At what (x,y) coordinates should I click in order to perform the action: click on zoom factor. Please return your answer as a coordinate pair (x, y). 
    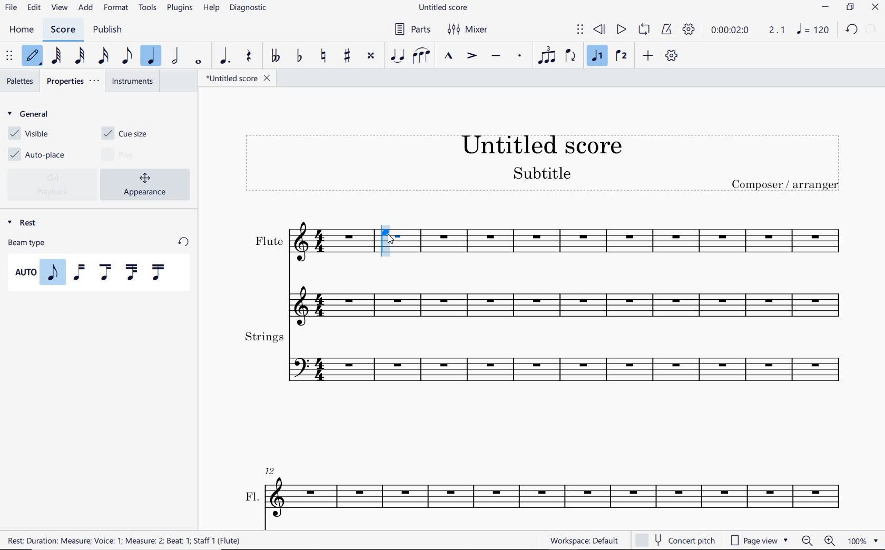
    Looking at the image, I should click on (862, 540).